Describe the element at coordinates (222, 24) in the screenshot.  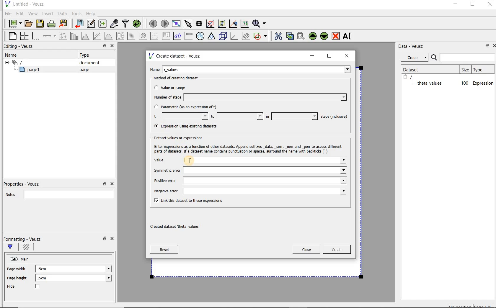
I see `click to zoom out of graph axes` at that location.